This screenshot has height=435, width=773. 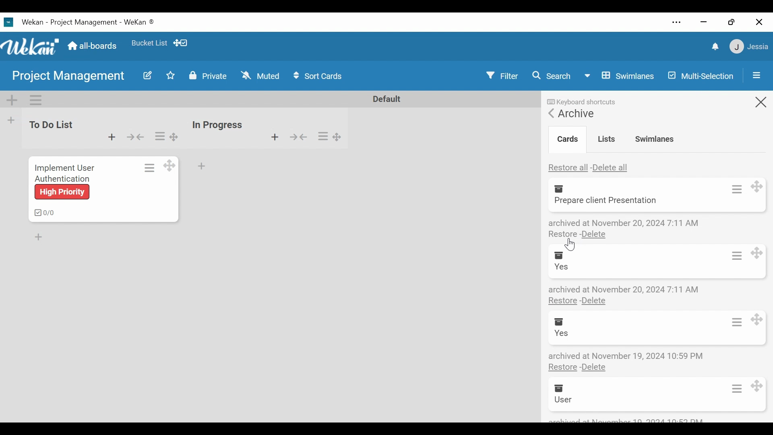 What do you see at coordinates (748, 46) in the screenshot?
I see `member menu` at bounding box center [748, 46].